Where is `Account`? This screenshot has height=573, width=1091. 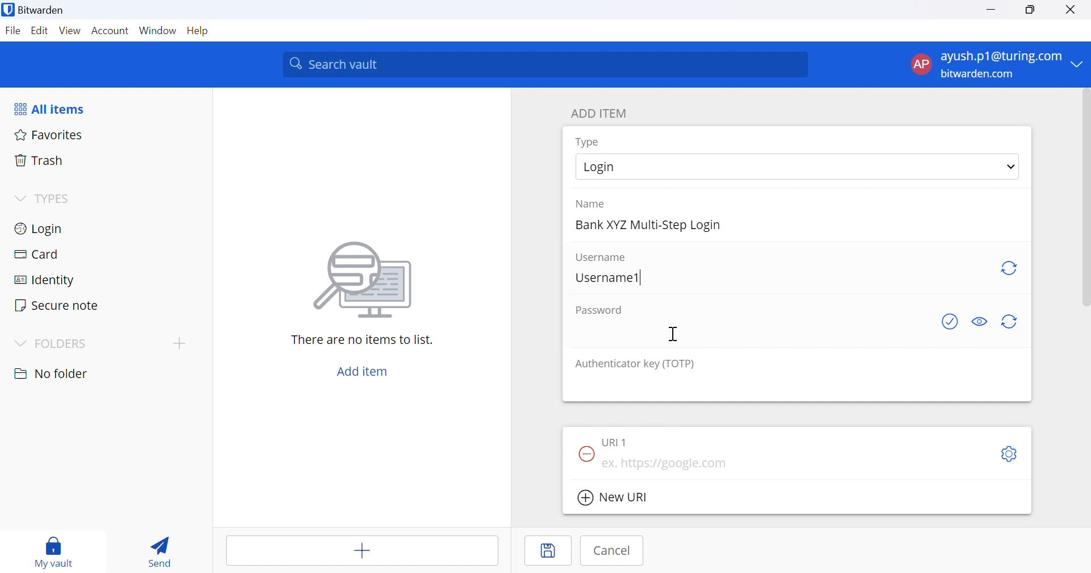 Account is located at coordinates (111, 31).